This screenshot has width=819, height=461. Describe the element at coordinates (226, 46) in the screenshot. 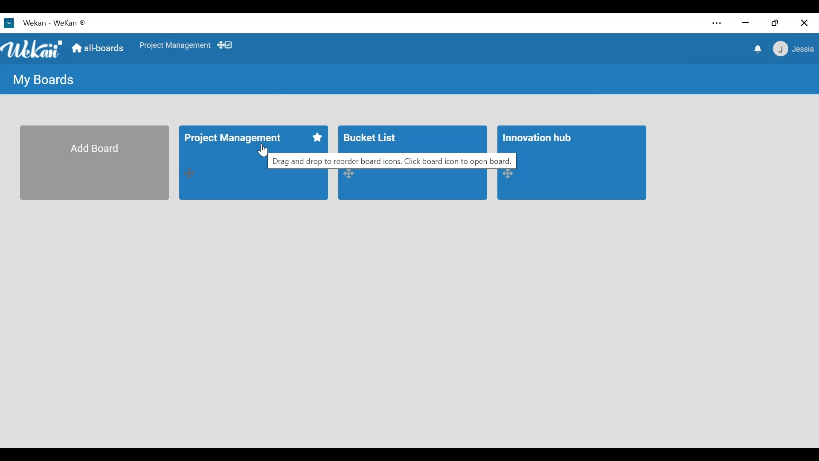

I see `Show/Hide Desktop drag handle` at that location.